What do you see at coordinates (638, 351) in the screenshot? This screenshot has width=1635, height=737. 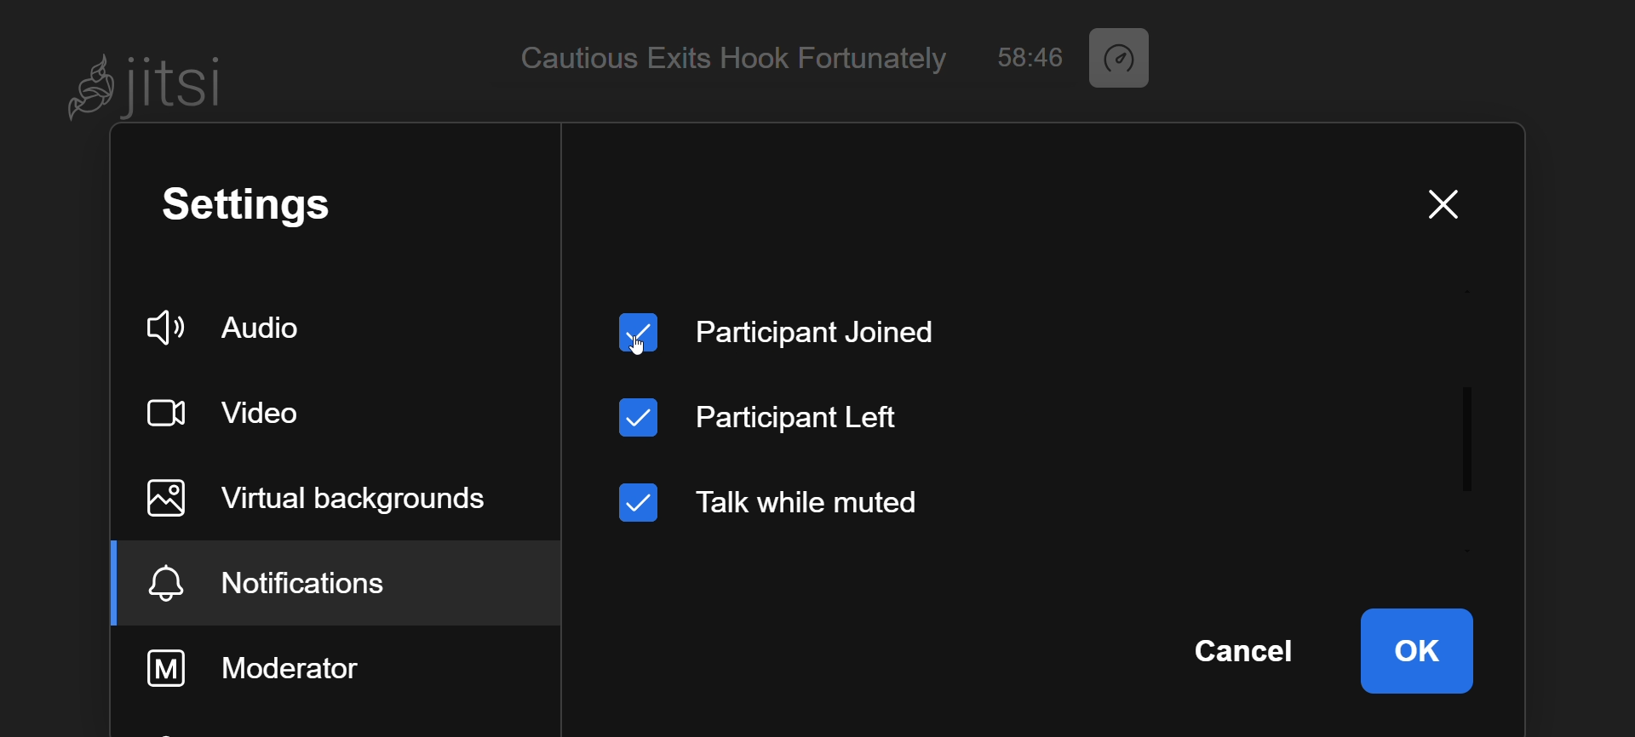 I see `cursor` at bounding box center [638, 351].